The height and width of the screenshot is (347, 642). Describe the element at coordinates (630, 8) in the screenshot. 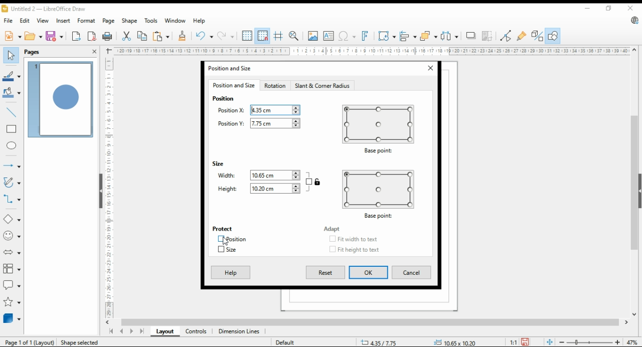

I see `close window` at that location.